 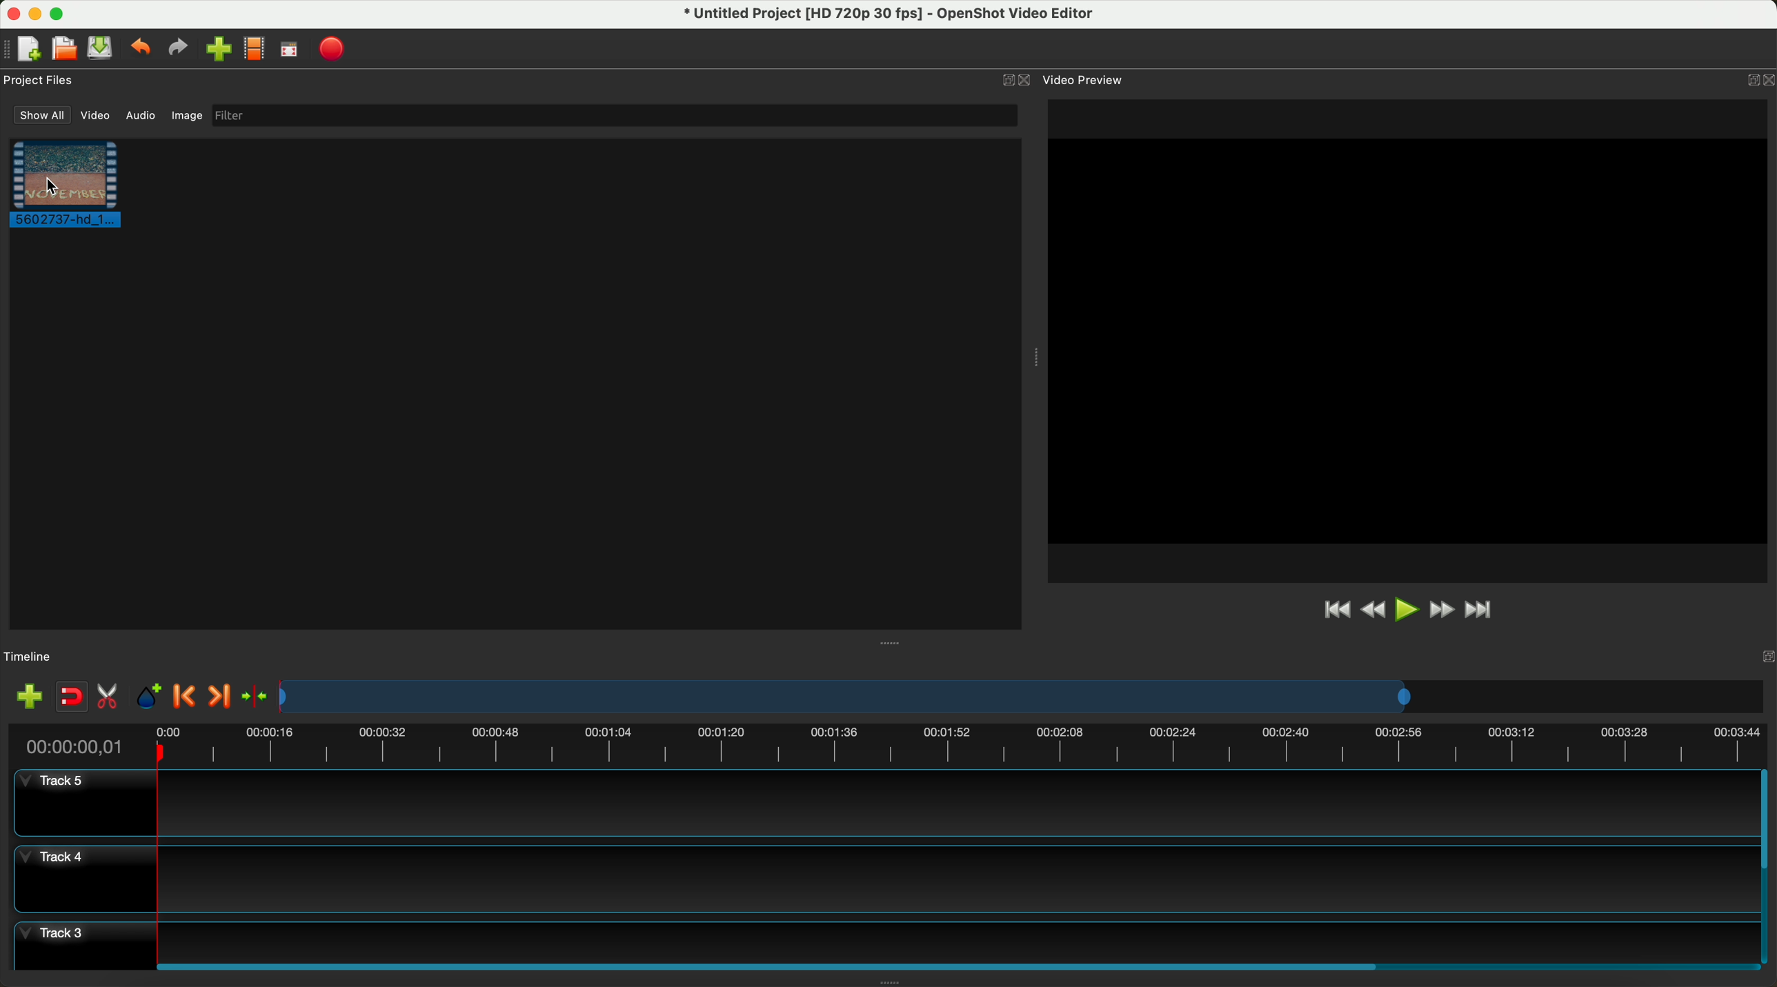 What do you see at coordinates (40, 79) in the screenshot?
I see `project files` at bounding box center [40, 79].